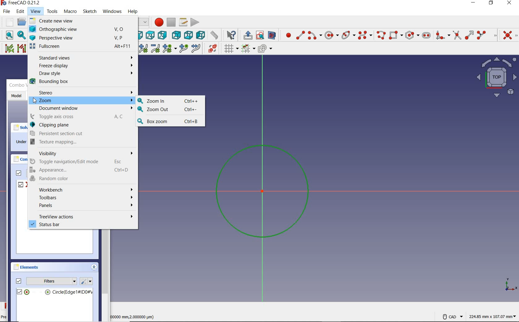 The height and width of the screenshot is (322, 519). What do you see at coordinates (492, 3) in the screenshot?
I see `restore` at bounding box center [492, 3].